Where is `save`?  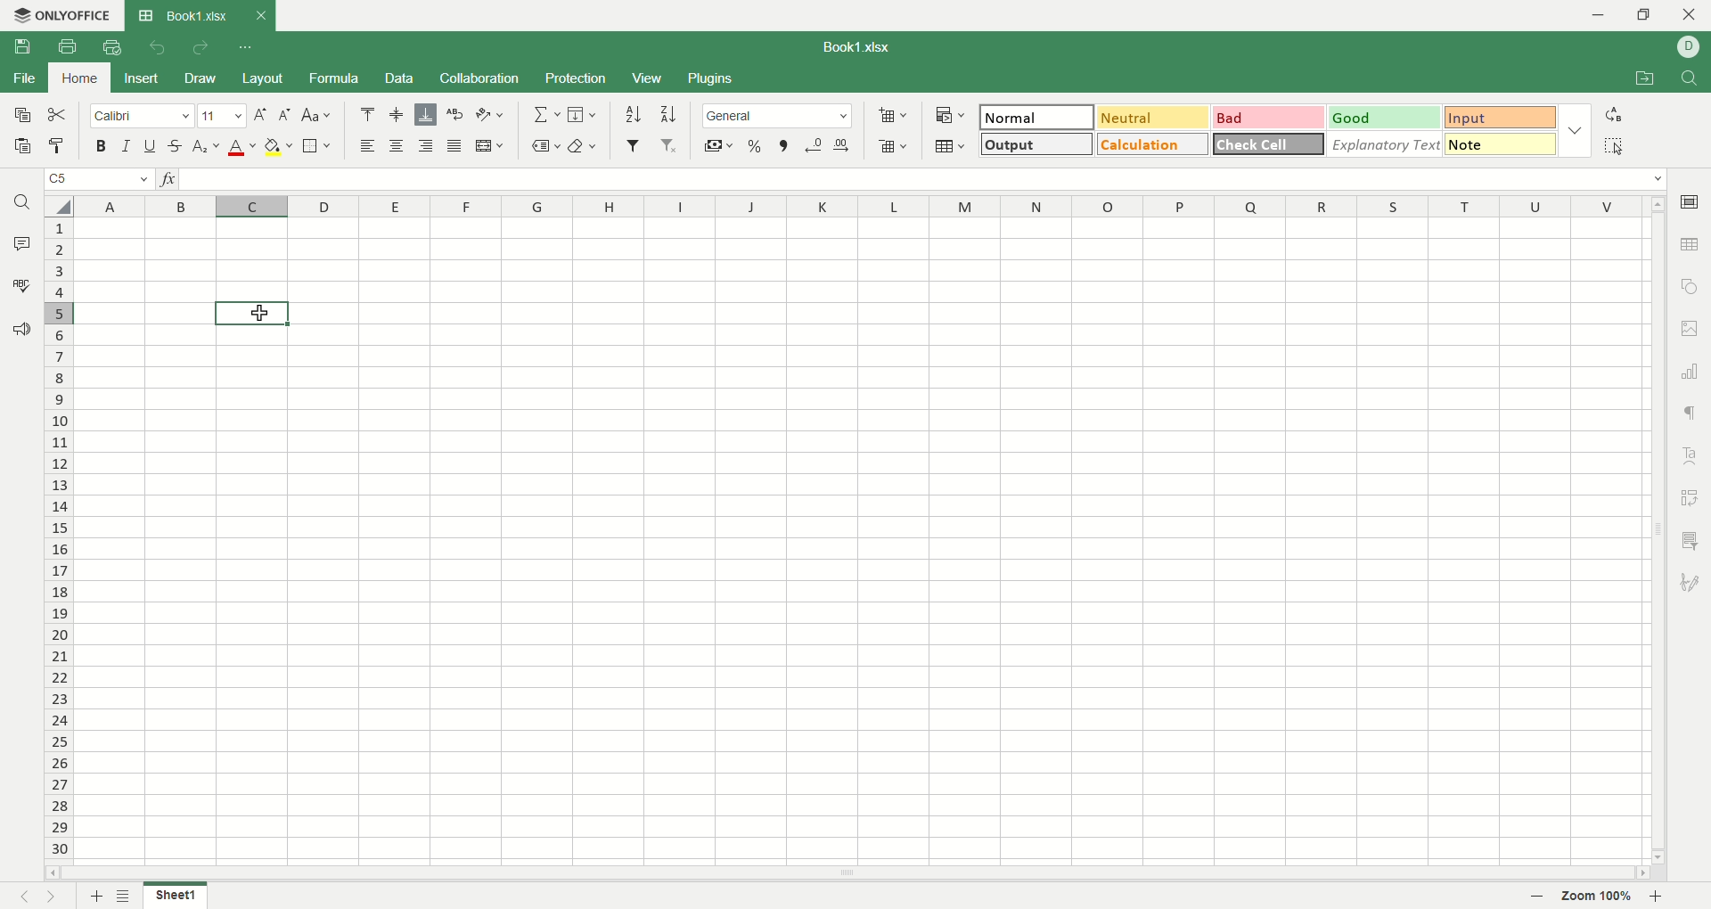
save is located at coordinates (29, 51).